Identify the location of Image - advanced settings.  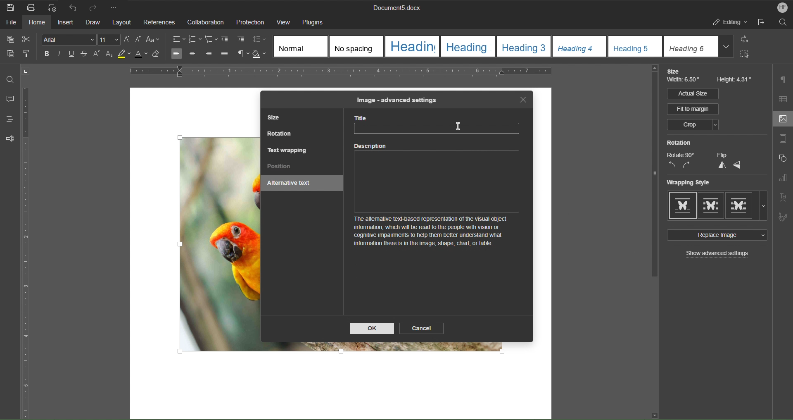
(396, 100).